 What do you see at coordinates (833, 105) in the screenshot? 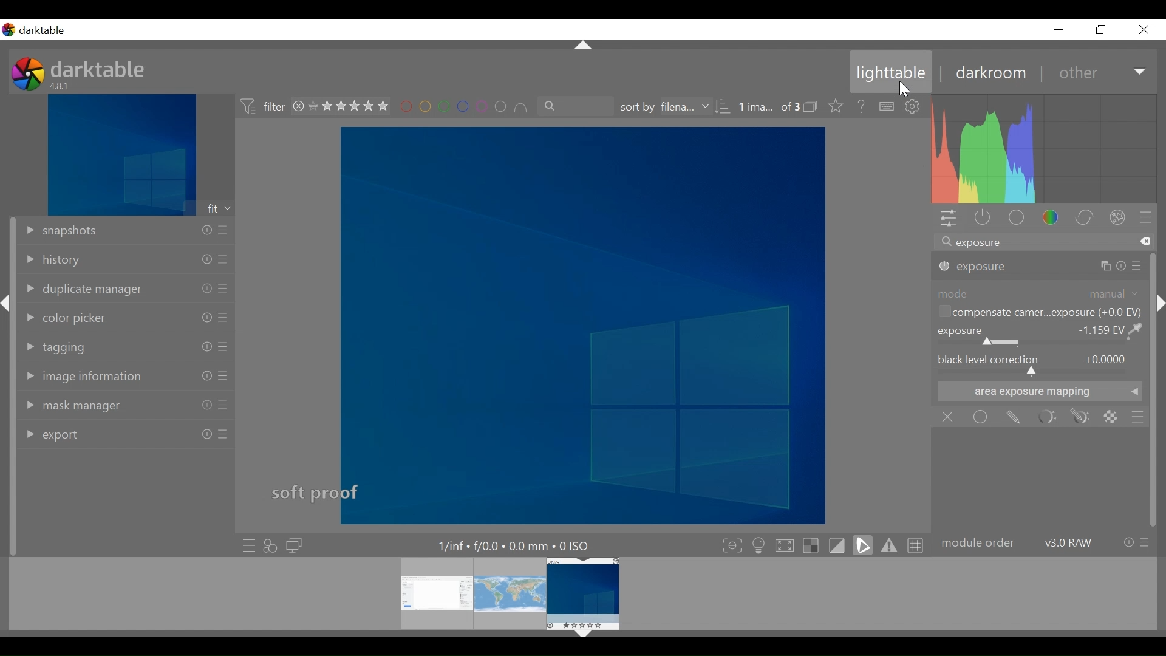
I see `click to change the type of overlays` at bounding box center [833, 105].